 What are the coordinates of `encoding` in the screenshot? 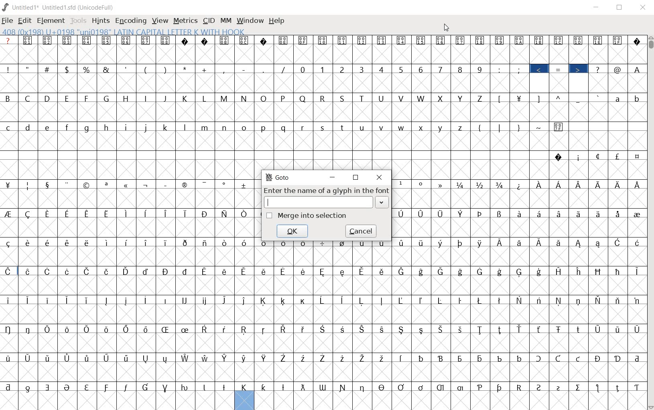 It's located at (131, 21).